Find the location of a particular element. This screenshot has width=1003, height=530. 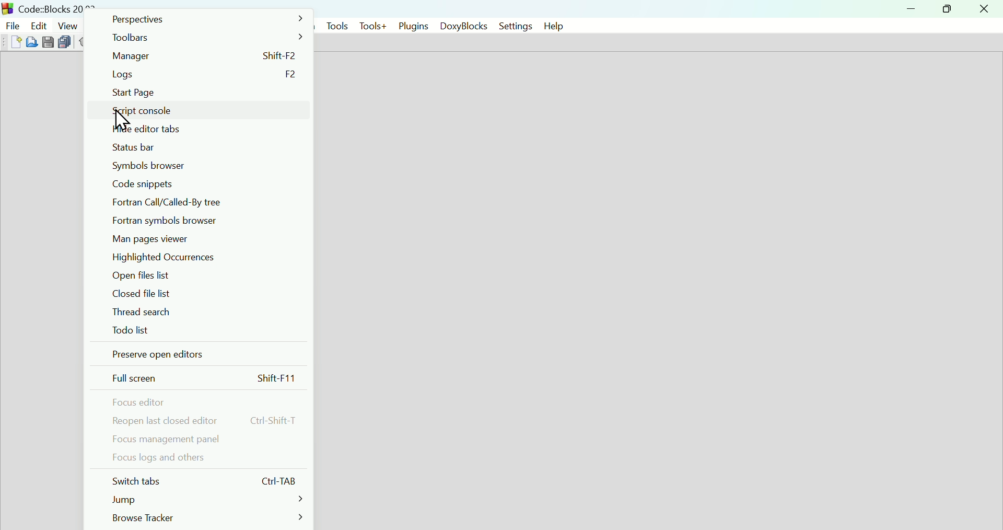

Thread search is located at coordinates (201, 311).